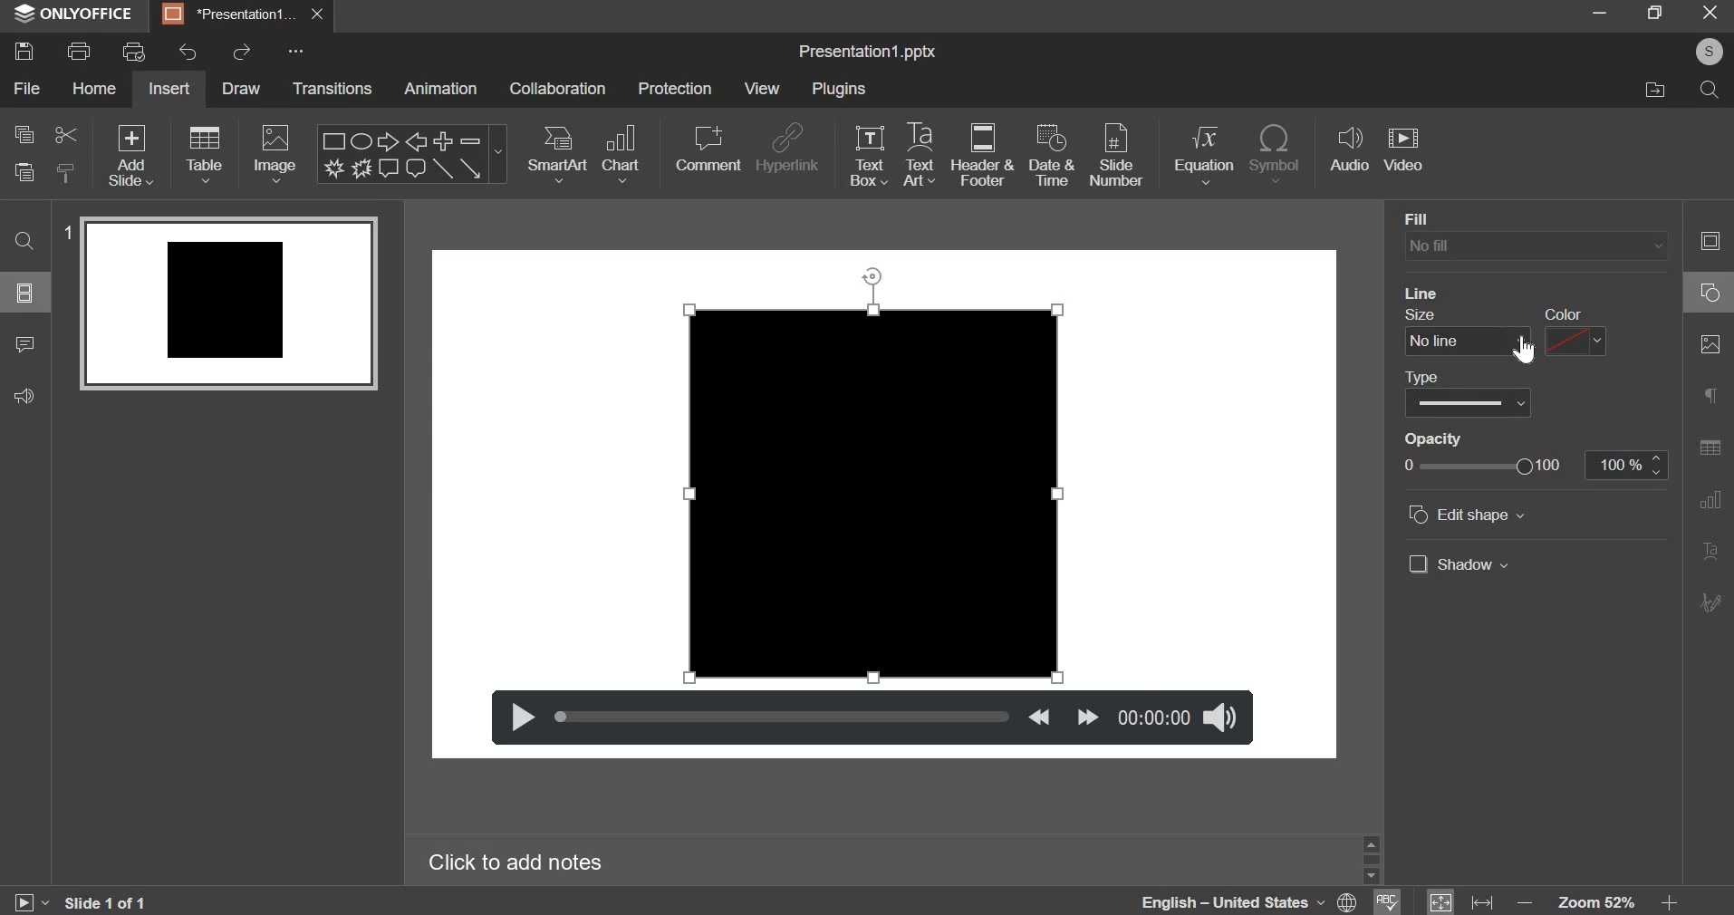 The width and height of the screenshot is (1734, 915). Describe the element at coordinates (188, 53) in the screenshot. I see `undo` at that location.